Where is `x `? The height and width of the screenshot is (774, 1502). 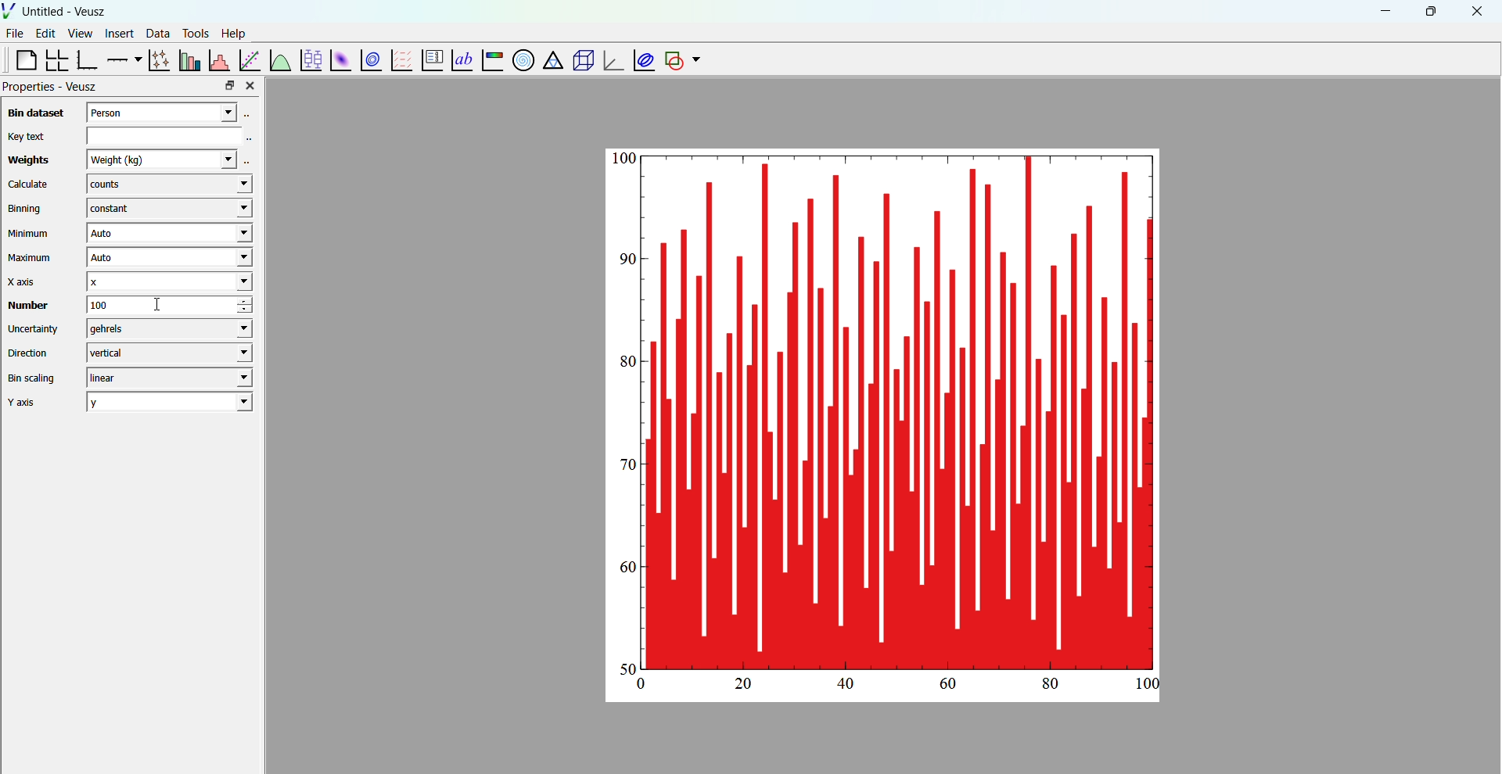 x  is located at coordinates (167, 281).